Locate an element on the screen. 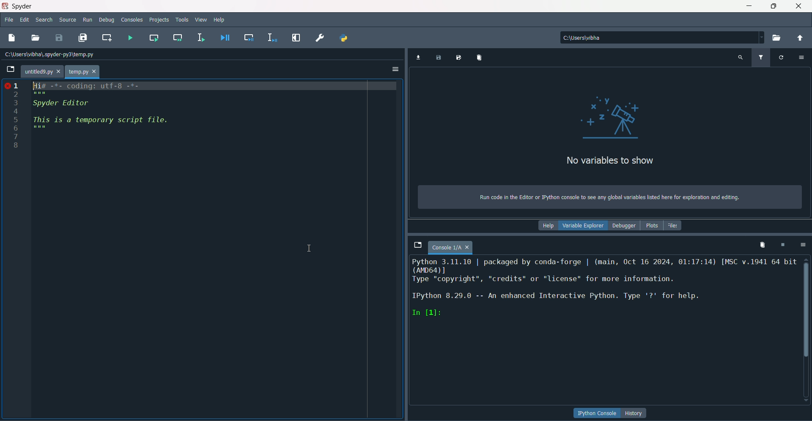 The height and width of the screenshot is (421, 812). browse tabs is located at coordinates (418, 245).